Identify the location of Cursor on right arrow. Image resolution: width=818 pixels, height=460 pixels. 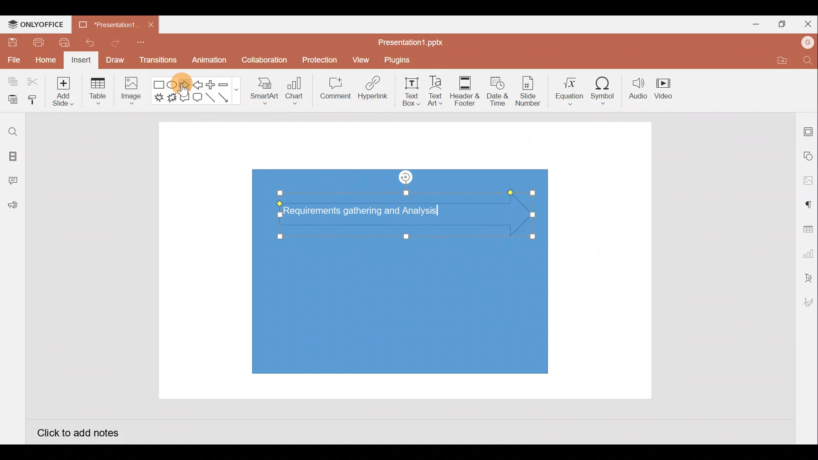
(184, 77).